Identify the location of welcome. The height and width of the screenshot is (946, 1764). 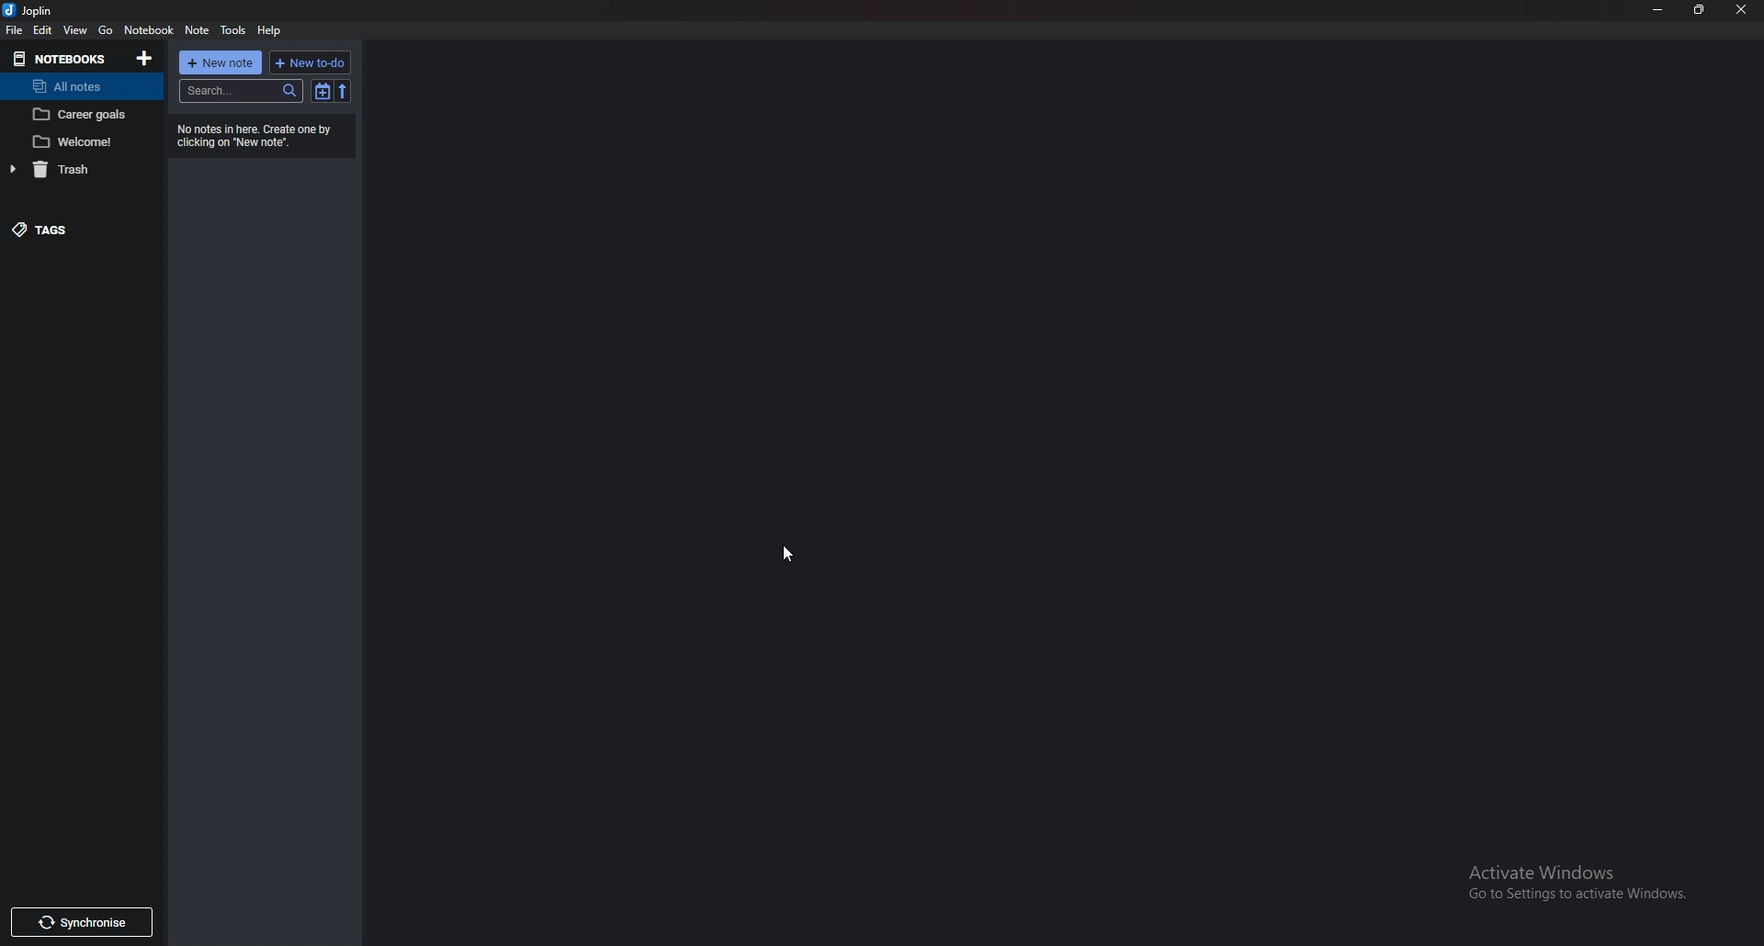
(80, 142).